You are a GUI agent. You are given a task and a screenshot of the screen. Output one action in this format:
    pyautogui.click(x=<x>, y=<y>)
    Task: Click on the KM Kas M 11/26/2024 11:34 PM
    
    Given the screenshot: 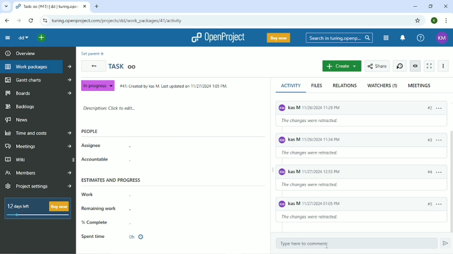 What is the action you would take?
    pyautogui.click(x=326, y=139)
    